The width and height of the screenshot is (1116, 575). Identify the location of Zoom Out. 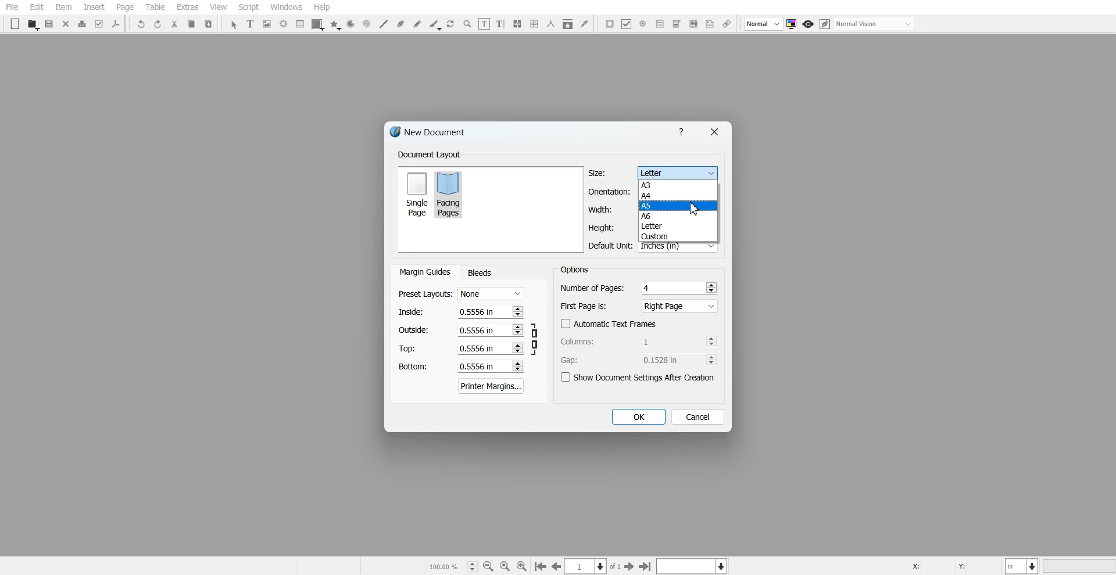
(488, 566).